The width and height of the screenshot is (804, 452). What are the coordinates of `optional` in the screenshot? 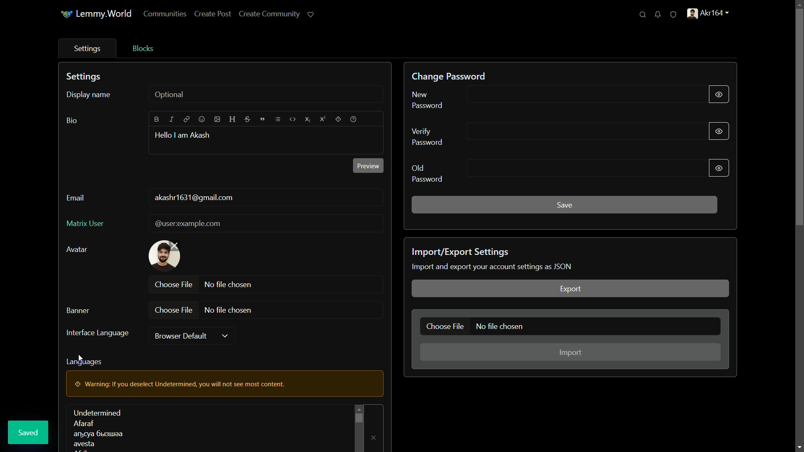 It's located at (170, 95).